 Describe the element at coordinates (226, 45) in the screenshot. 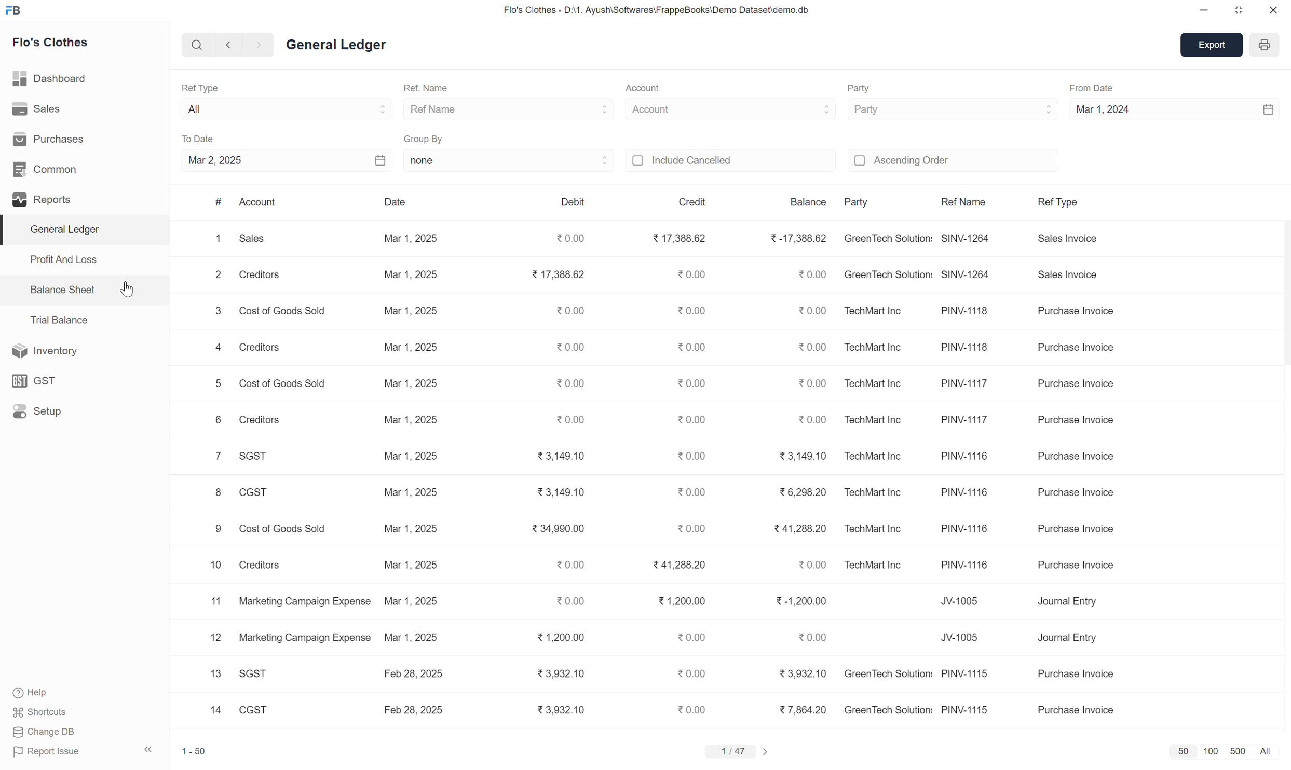

I see `backward` at that location.